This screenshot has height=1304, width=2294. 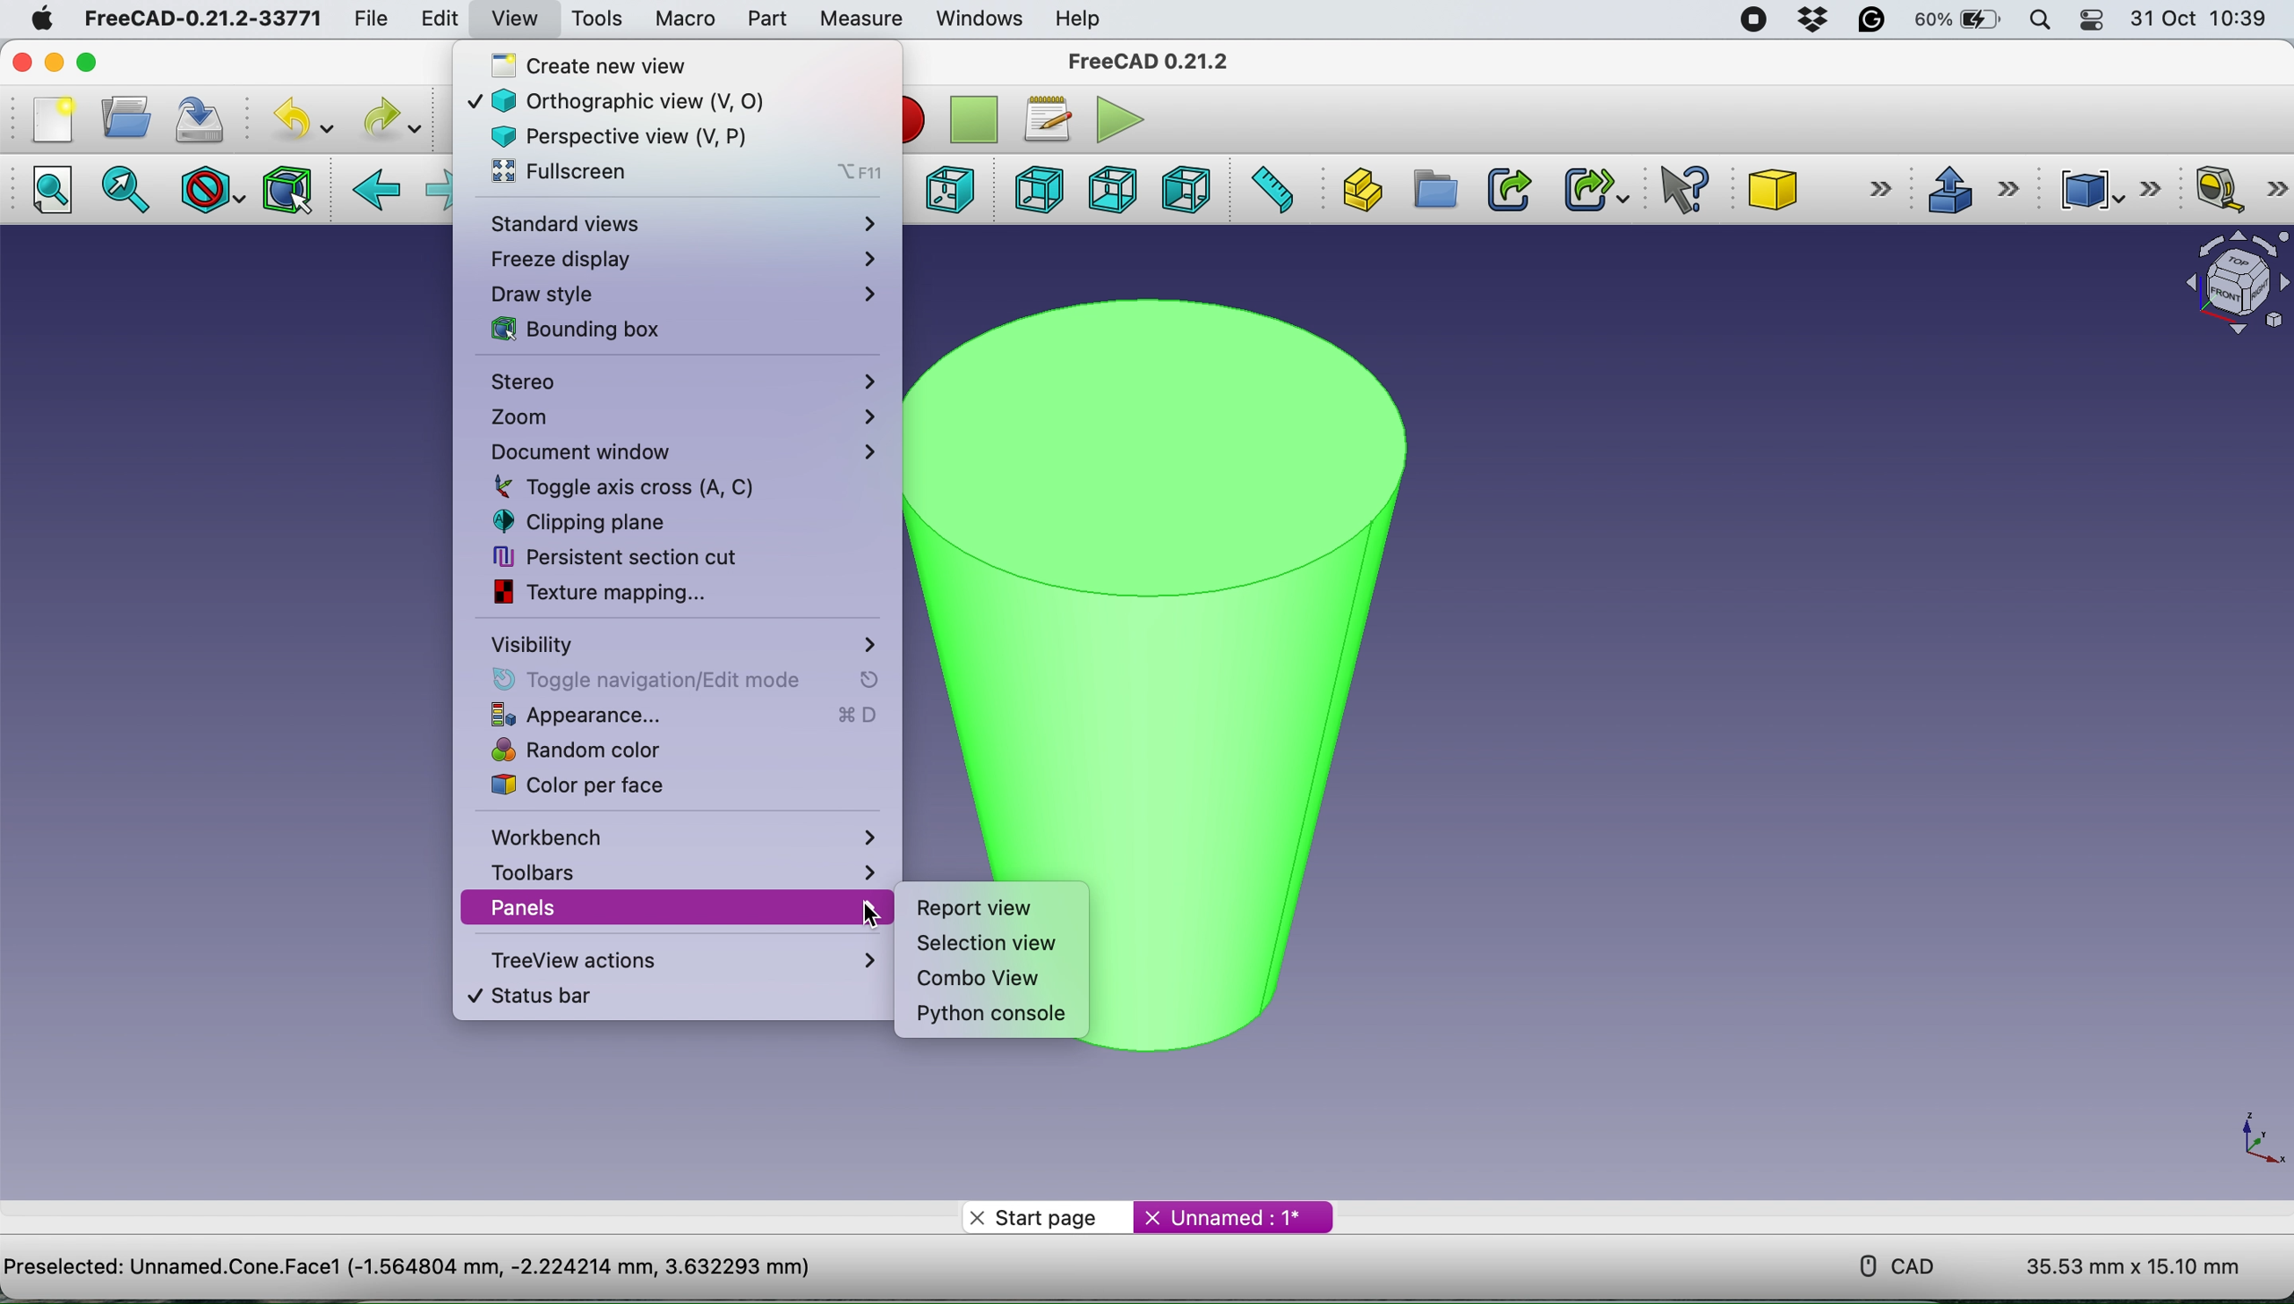 What do you see at coordinates (948, 188) in the screenshot?
I see `right` at bounding box center [948, 188].